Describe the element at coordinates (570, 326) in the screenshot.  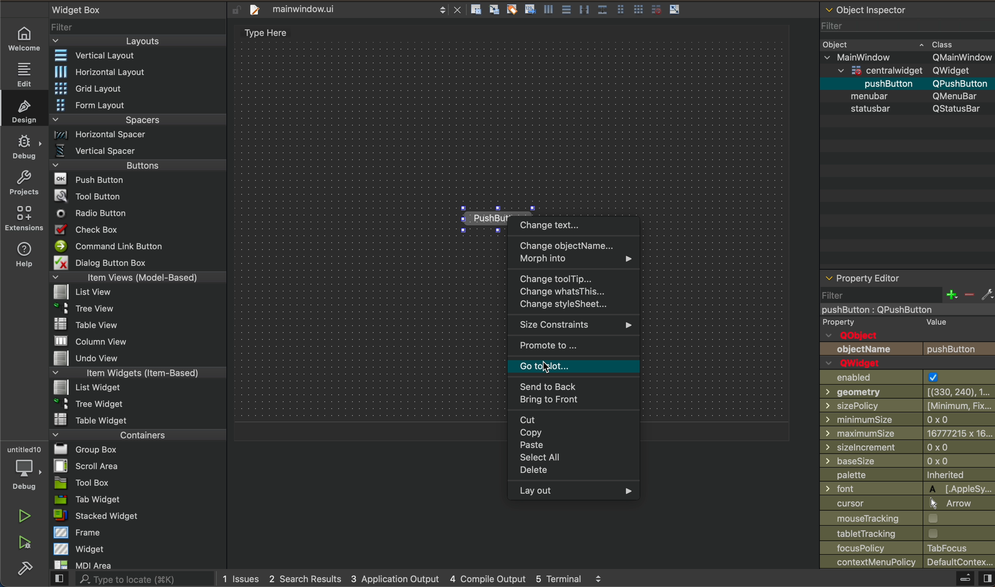
I see `size condtraint ` at that location.